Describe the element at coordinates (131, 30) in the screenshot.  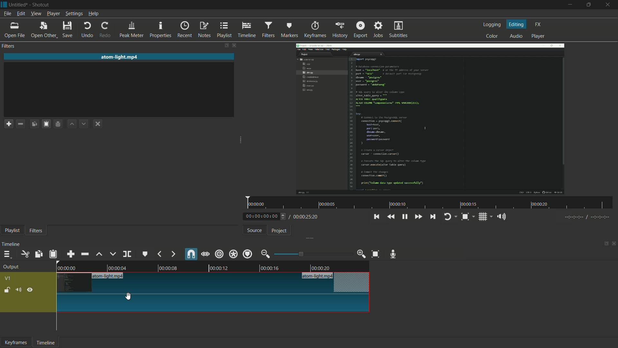
I see `peak meter` at that location.